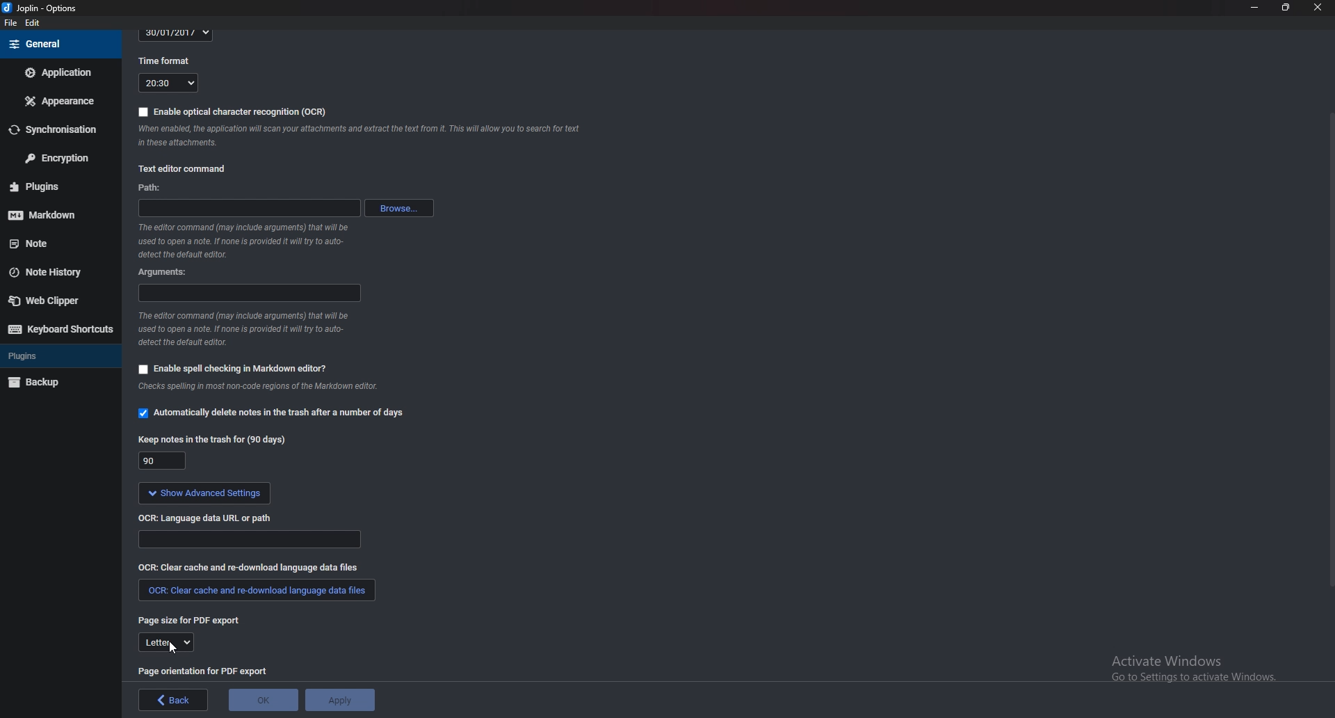 Image resolution: width=1335 pixels, height=718 pixels. Describe the element at coordinates (52, 244) in the screenshot. I see `note` at that location.